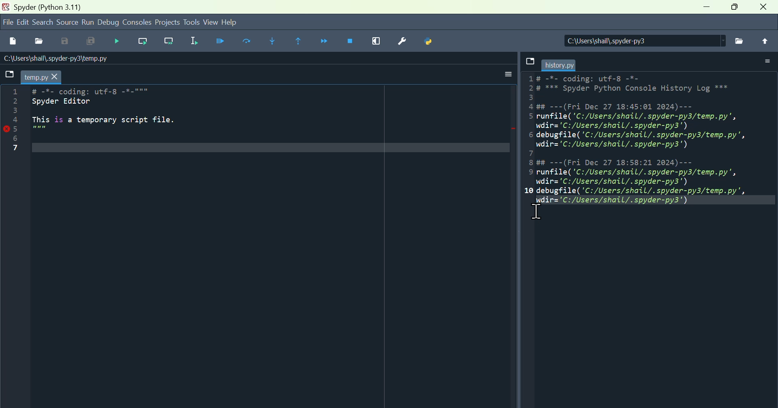 This screenshot has width=778, height=408. I want to click on filename, so click(560, 63).